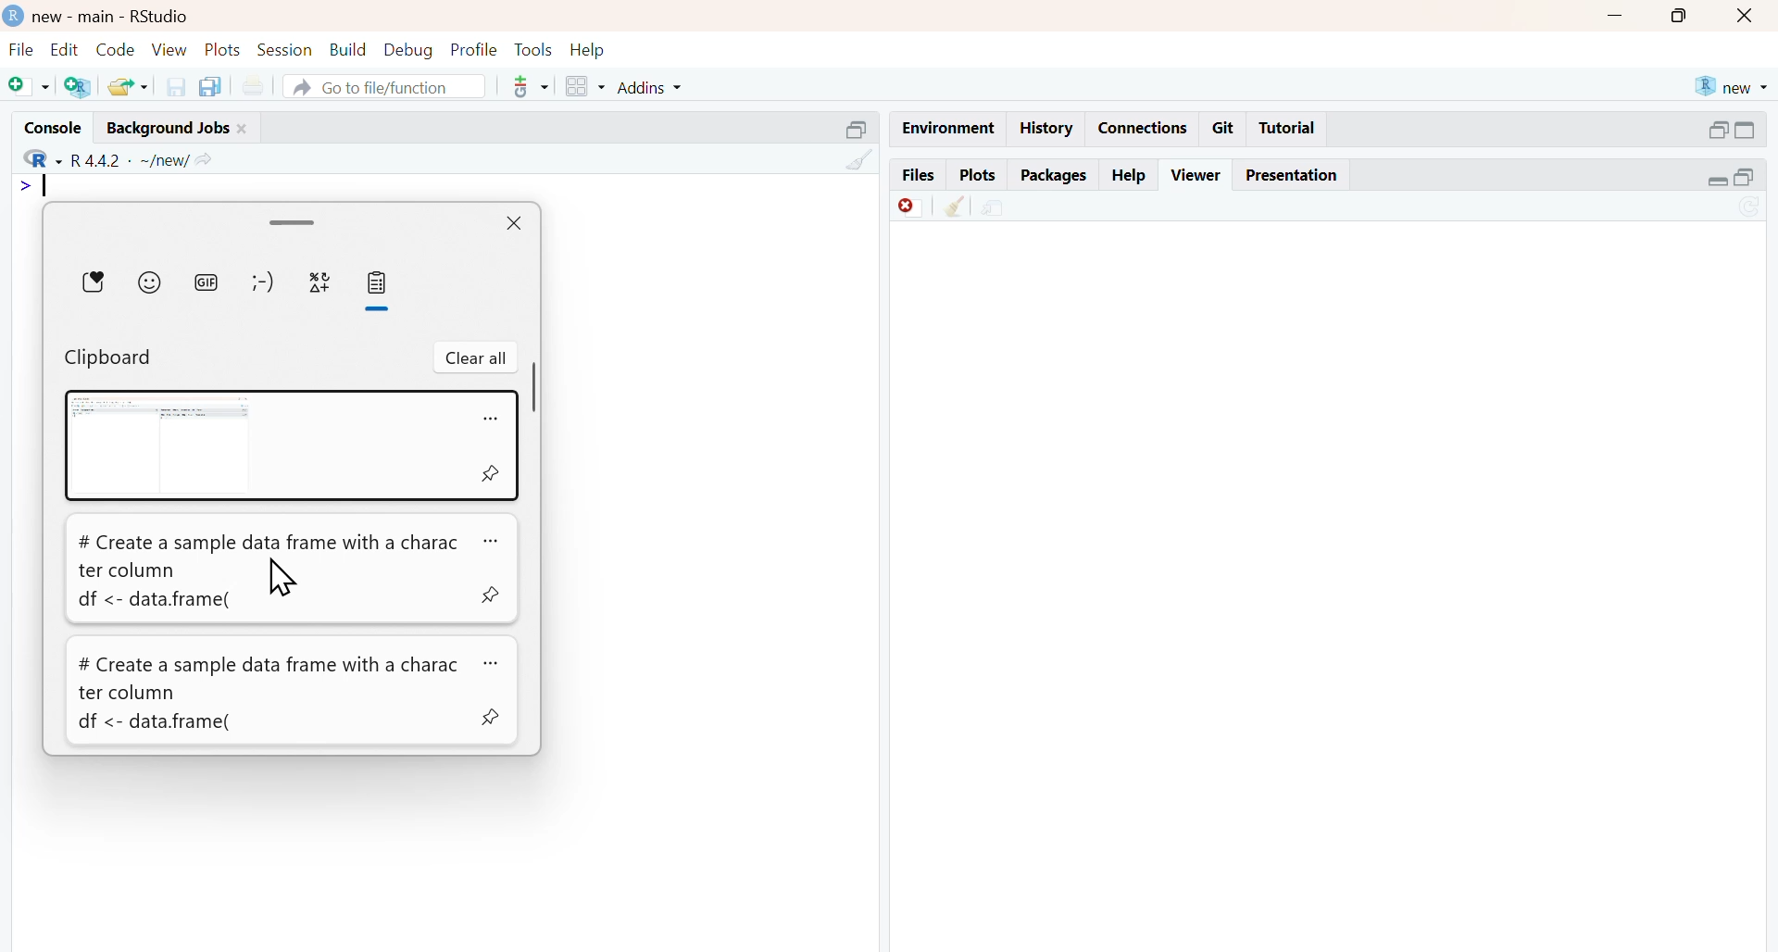 The image size is (1778, 952). What do you see at coordinates (955, 206) in the screenshot?
I see `Clean ` at bounding box center [955, 206].